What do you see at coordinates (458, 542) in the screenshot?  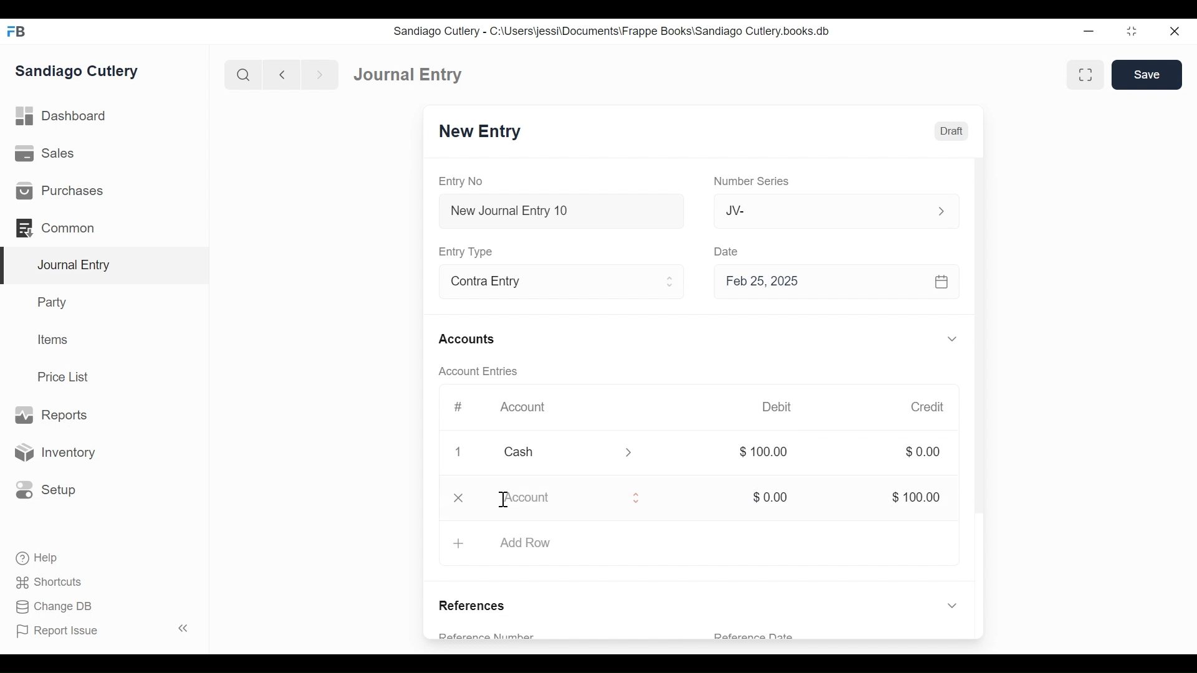 I see `+` at bounding box center [458, 542].